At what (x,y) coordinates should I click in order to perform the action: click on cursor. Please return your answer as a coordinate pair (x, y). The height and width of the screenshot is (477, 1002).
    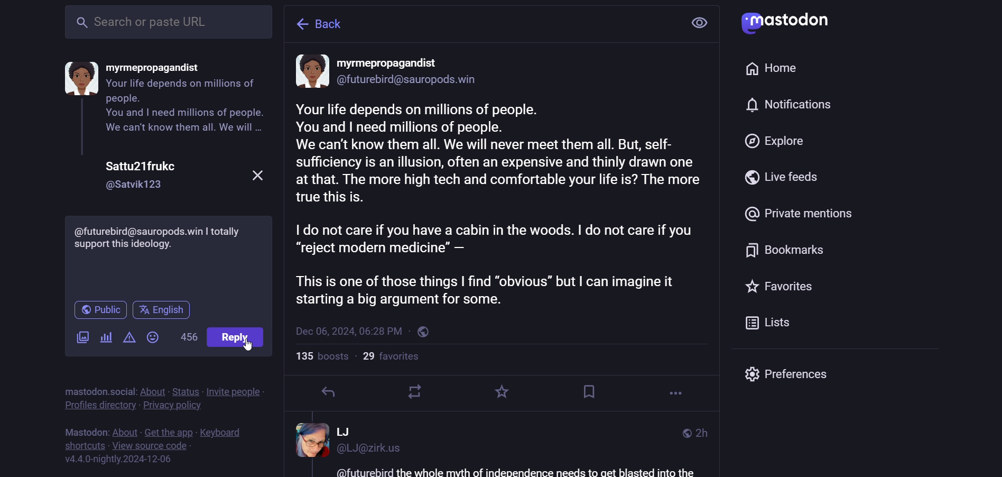
    Looking at the image, I should click on (244, 344).